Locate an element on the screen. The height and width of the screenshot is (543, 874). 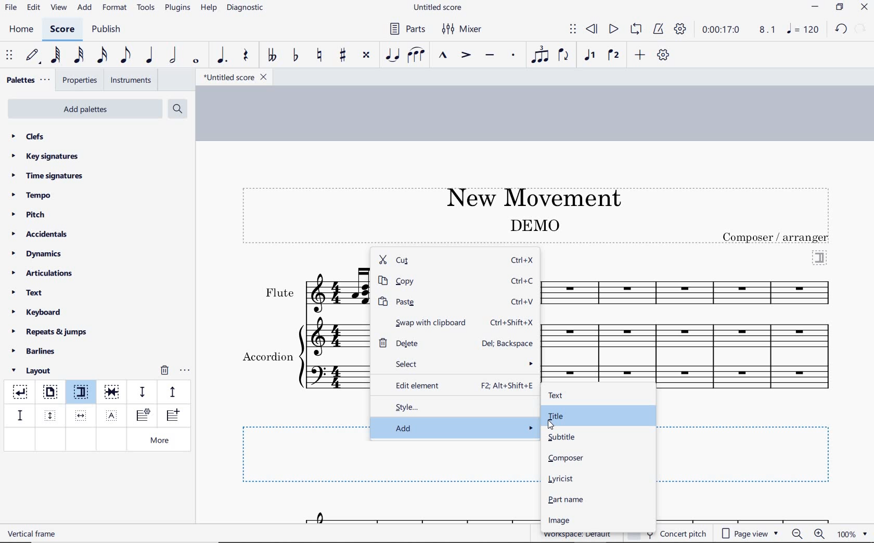
repeats & jumps is located at coordinates (49, 330).